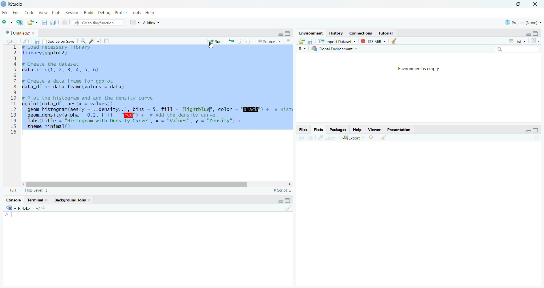 This screenshot has width=544, height=288. Describe the element at coordinates (98, 23) in the screenshot. I see `go to file/function` at that location.